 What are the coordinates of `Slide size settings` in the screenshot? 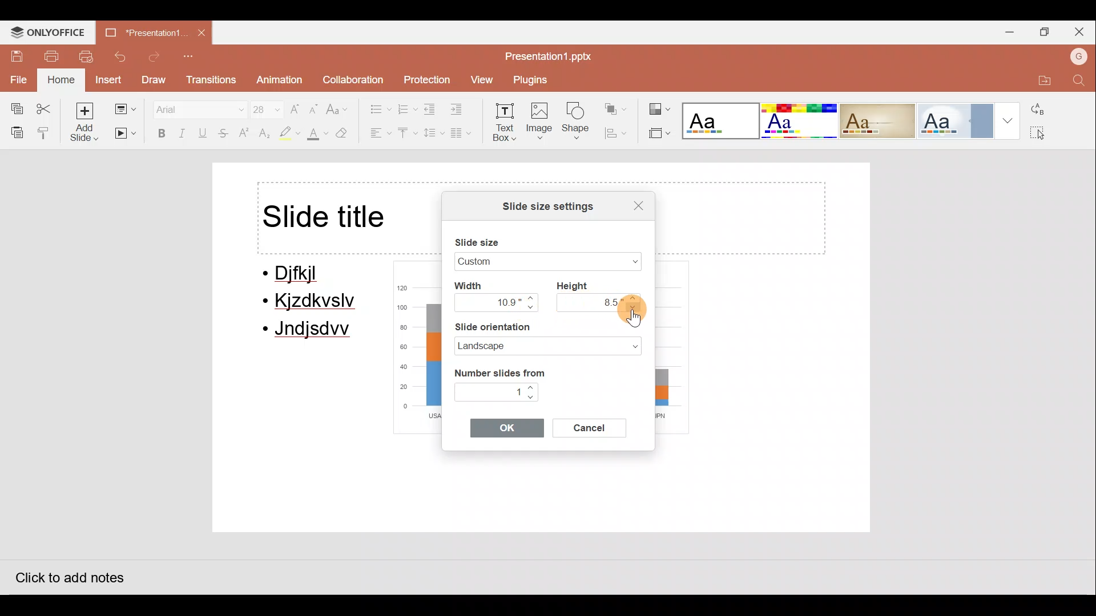 It's located at (542, 205).